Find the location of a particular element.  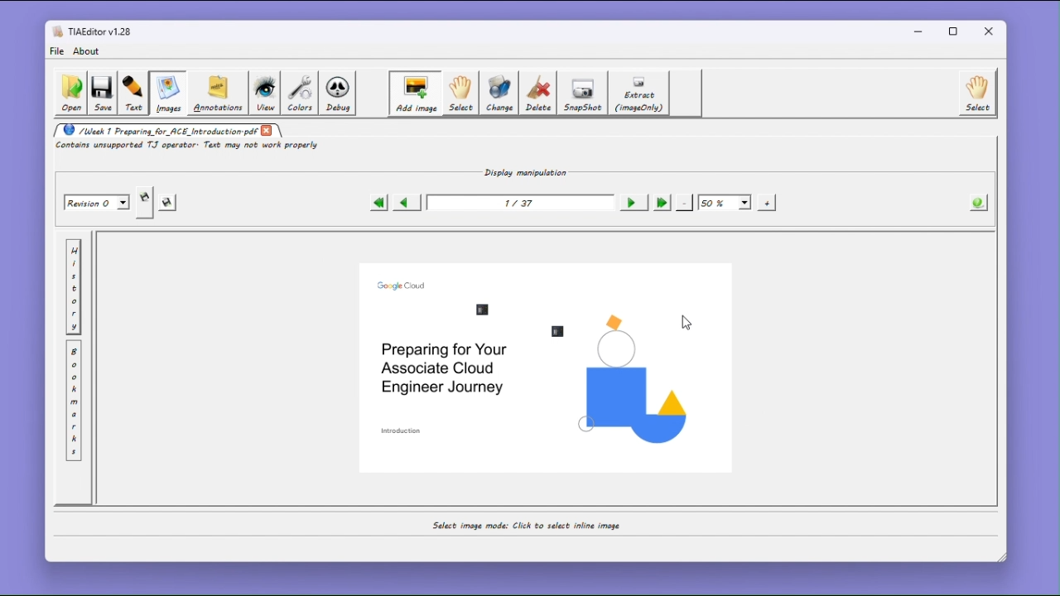

colors  is located at coordinates (300, 93).